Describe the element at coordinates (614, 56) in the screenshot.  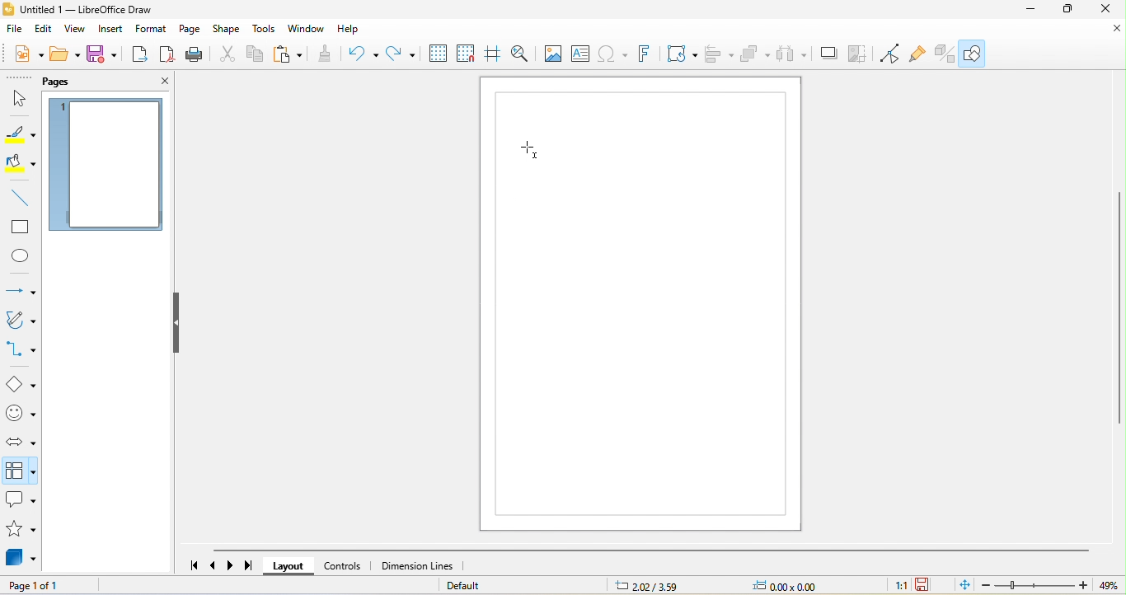
I see `special character` at that location.